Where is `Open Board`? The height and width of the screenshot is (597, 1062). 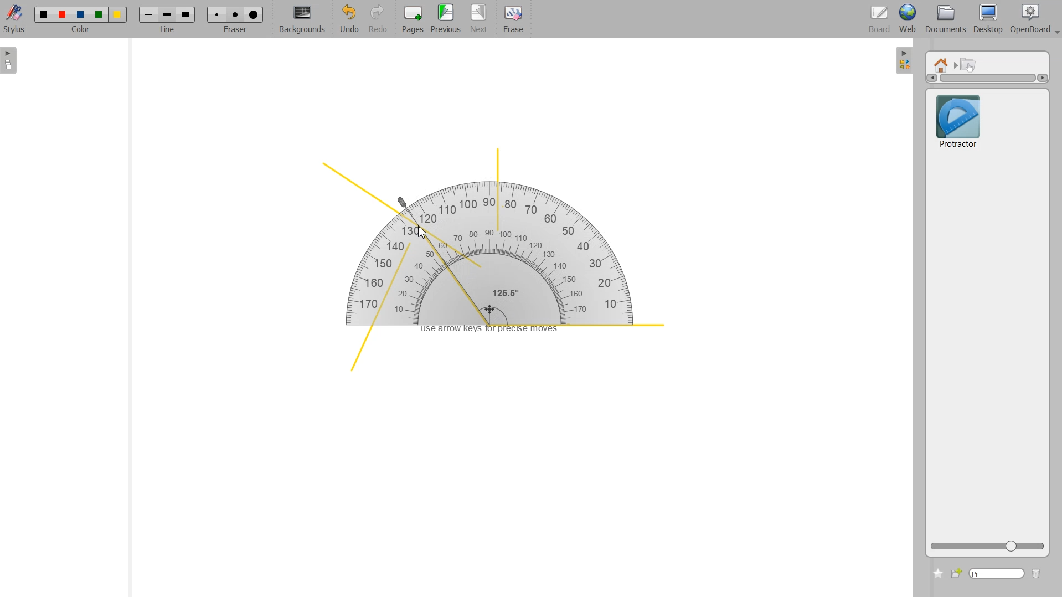
Open Board is located at coordinates (1034, 19).